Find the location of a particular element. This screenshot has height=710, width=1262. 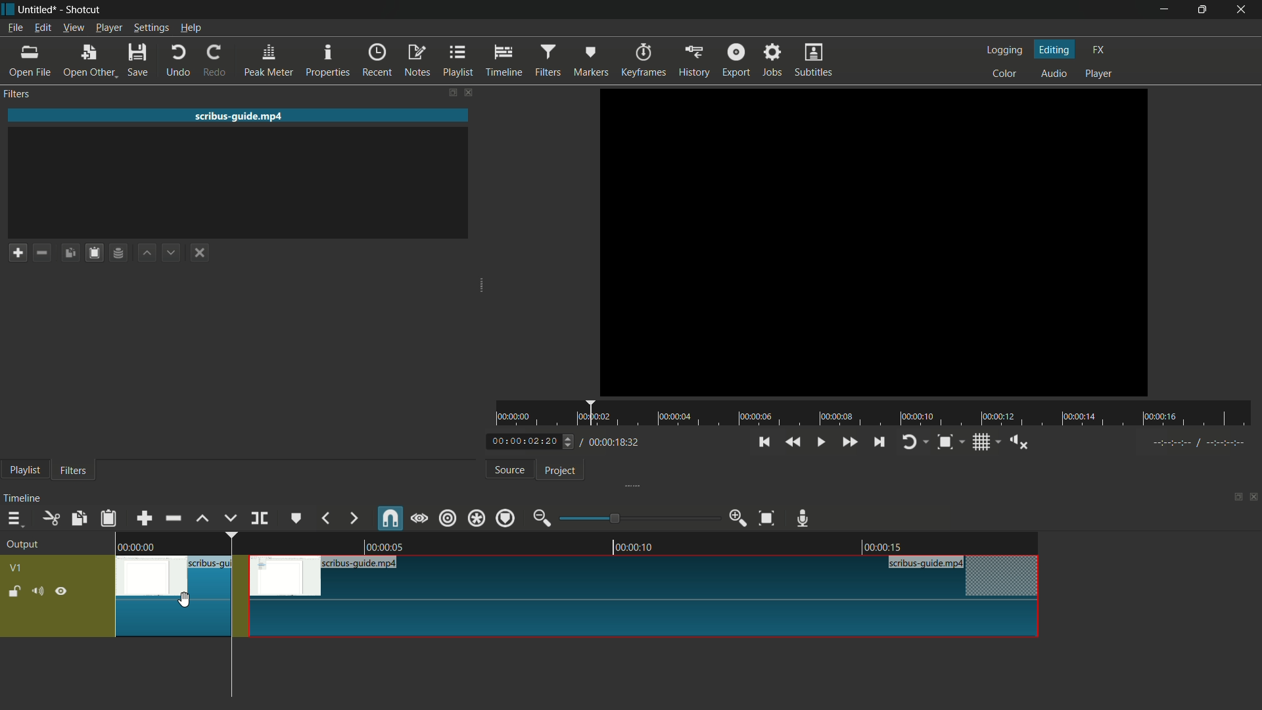

logging is located at coordinates (1003, 50).